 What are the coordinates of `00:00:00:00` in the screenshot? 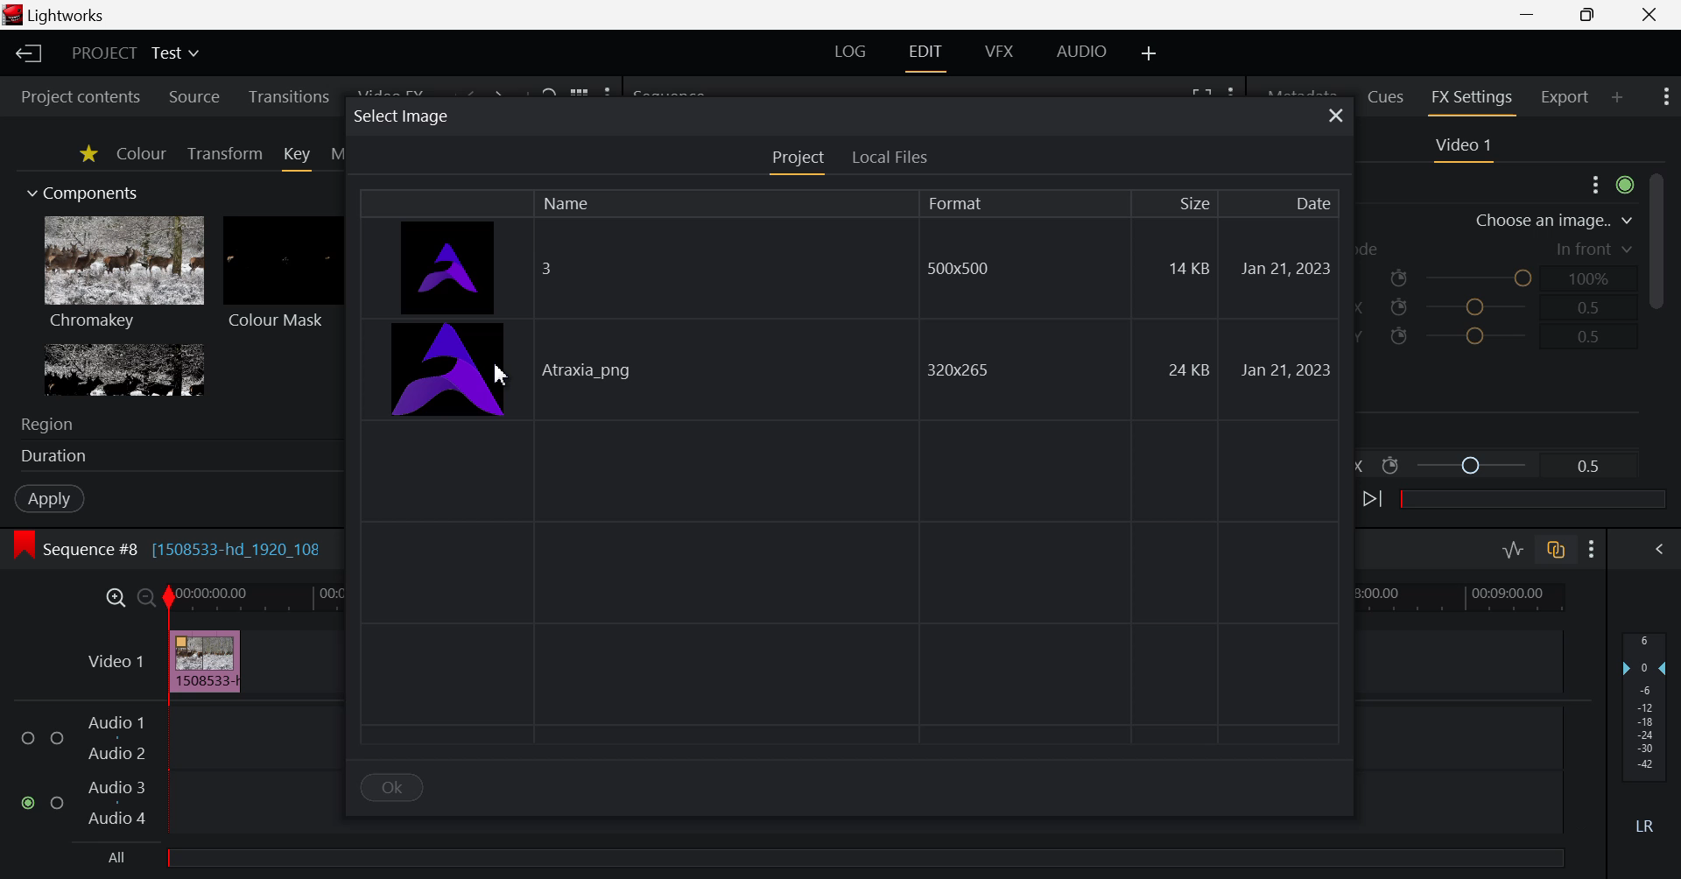 It's located at (213, 592).